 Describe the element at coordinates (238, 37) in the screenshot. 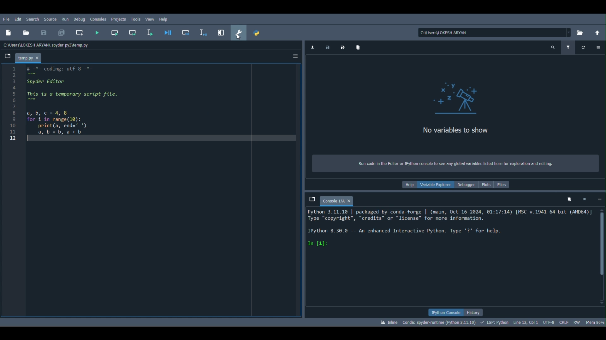

I see `Cursor` at that location.